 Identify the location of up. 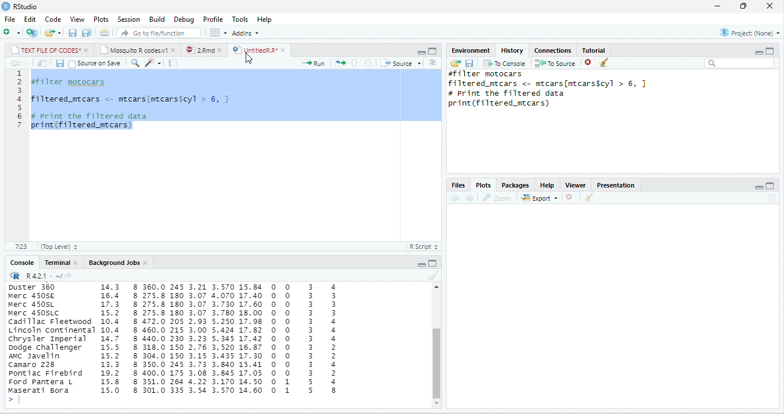
(355, 64).